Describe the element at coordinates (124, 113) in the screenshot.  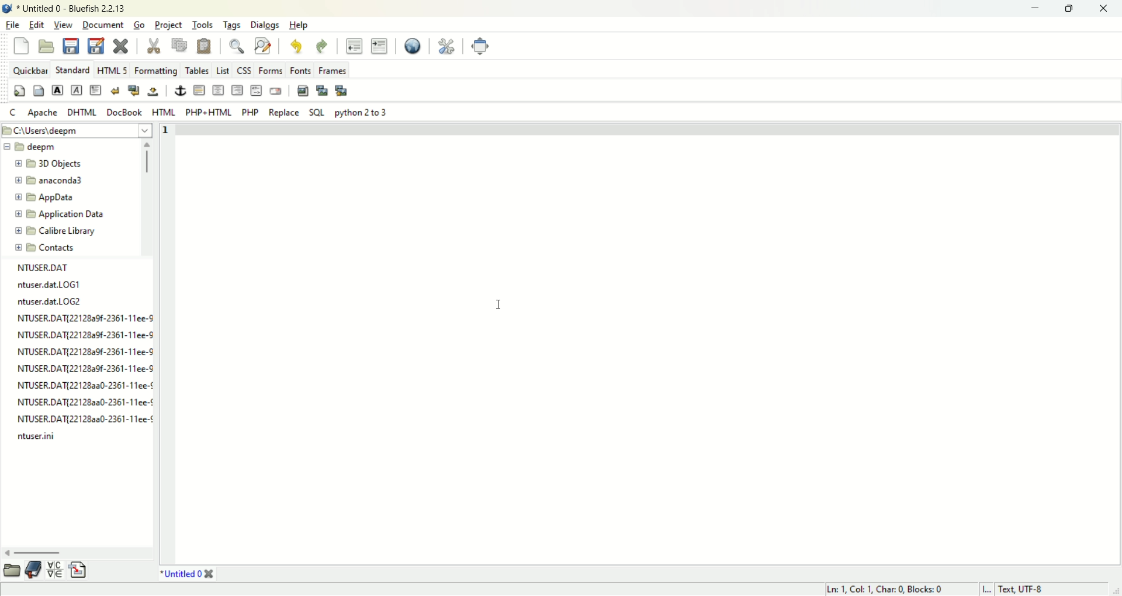
I see `DocBook` at that location.